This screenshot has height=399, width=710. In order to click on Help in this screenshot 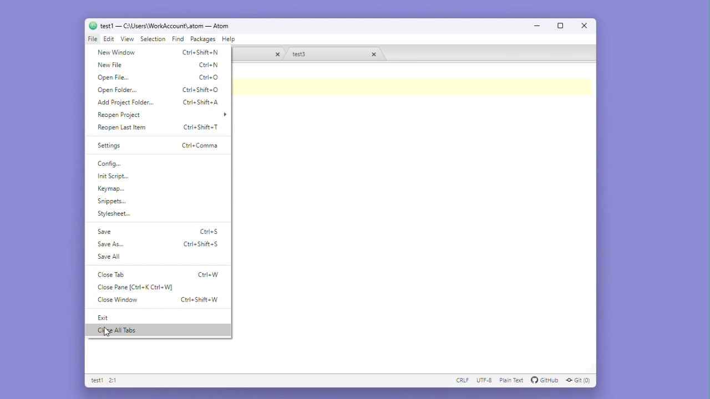, I will do `click(228, 39)`.